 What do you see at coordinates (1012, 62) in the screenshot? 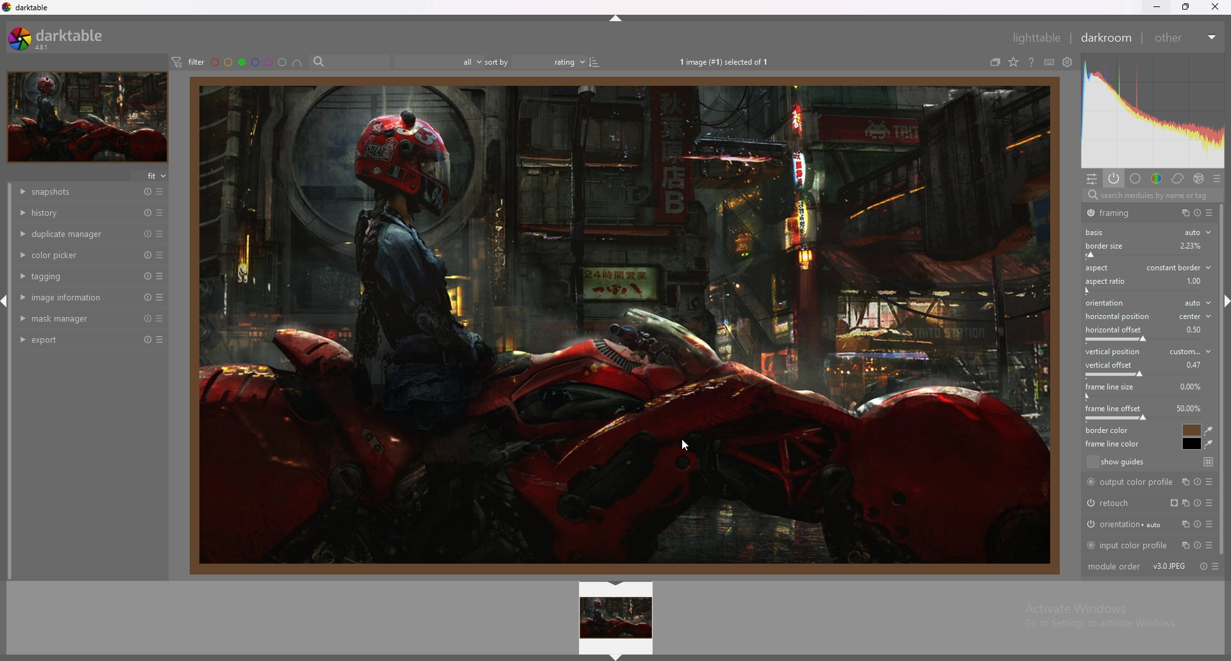
I see `change type of overlays shown` at bounding box center [1012, 62].